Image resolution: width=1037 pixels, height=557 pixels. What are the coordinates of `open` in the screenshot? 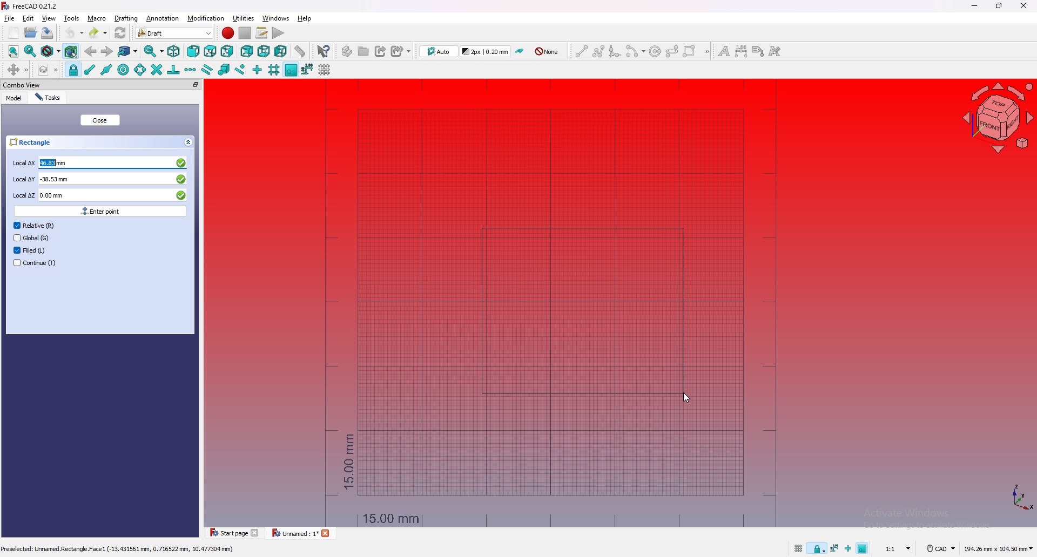 It's located at (31, 32).